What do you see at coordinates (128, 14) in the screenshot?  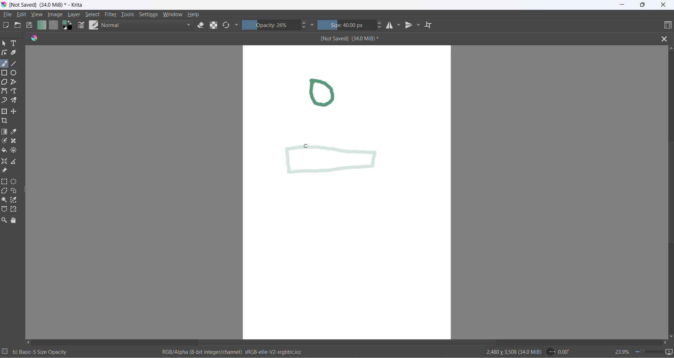 I see `tools` at bounding box center [128, 14].